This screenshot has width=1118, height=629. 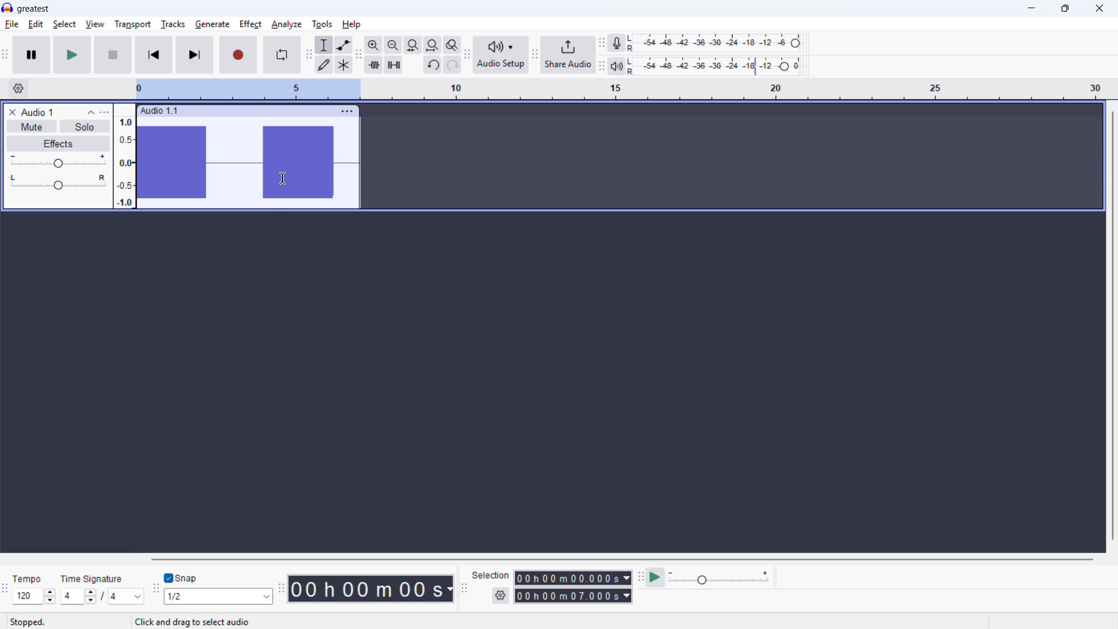 I want to click on Enable looping , so click(x=282, y=55).